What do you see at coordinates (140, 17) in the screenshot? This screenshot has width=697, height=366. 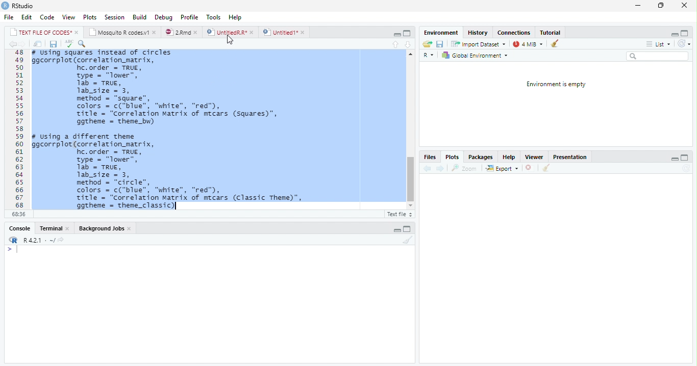 I see `Build` at bounding box center [140, 17].